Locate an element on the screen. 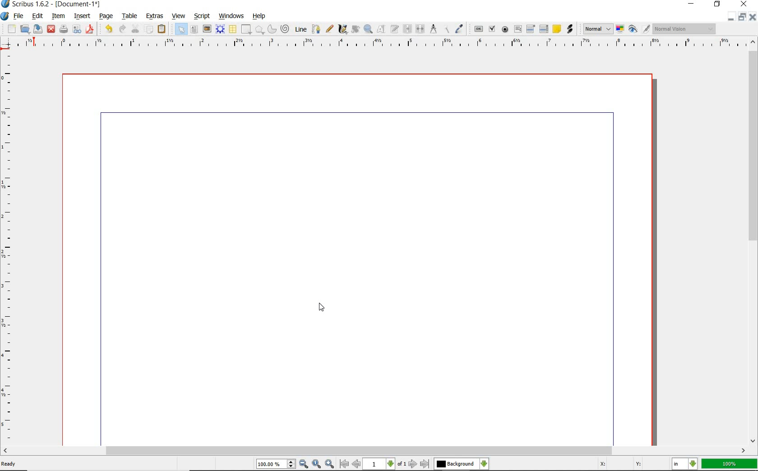 The width and height of the screenshot is (758, 471). close is located at coordinates (51, 29).